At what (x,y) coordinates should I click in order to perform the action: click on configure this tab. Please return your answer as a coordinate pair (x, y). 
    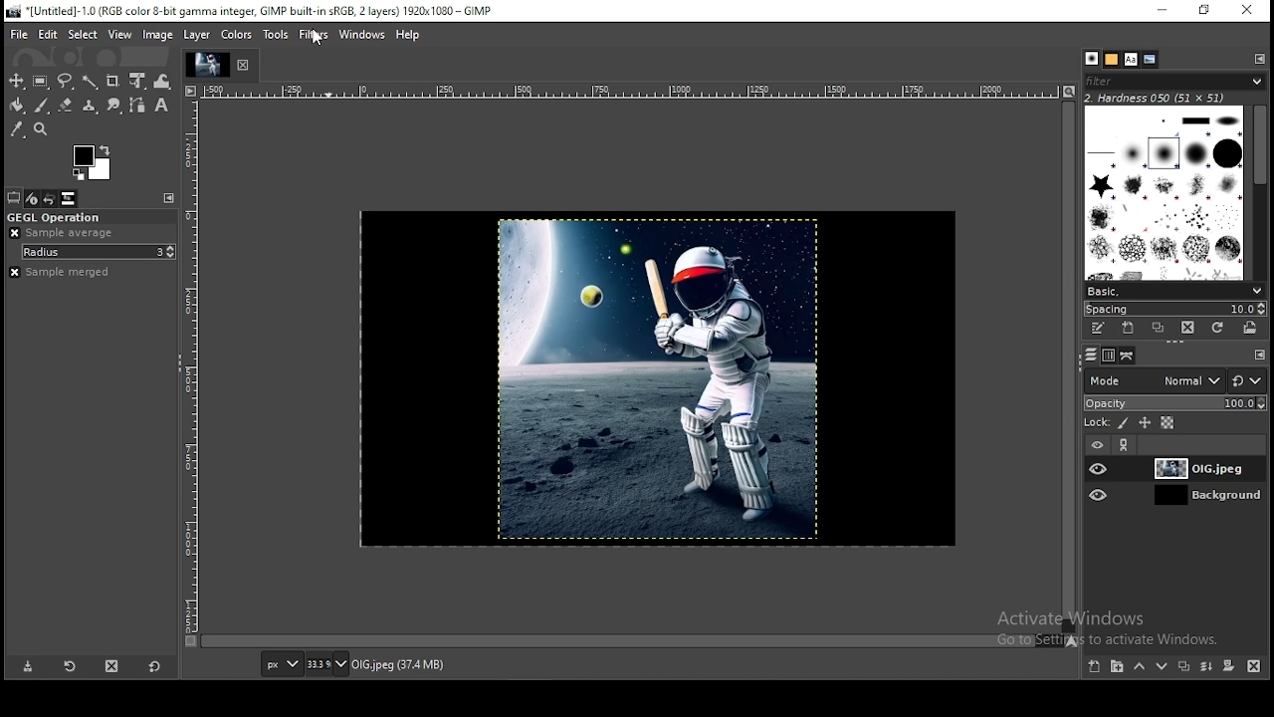
    Looking at the image, I should click on (1260, 353).